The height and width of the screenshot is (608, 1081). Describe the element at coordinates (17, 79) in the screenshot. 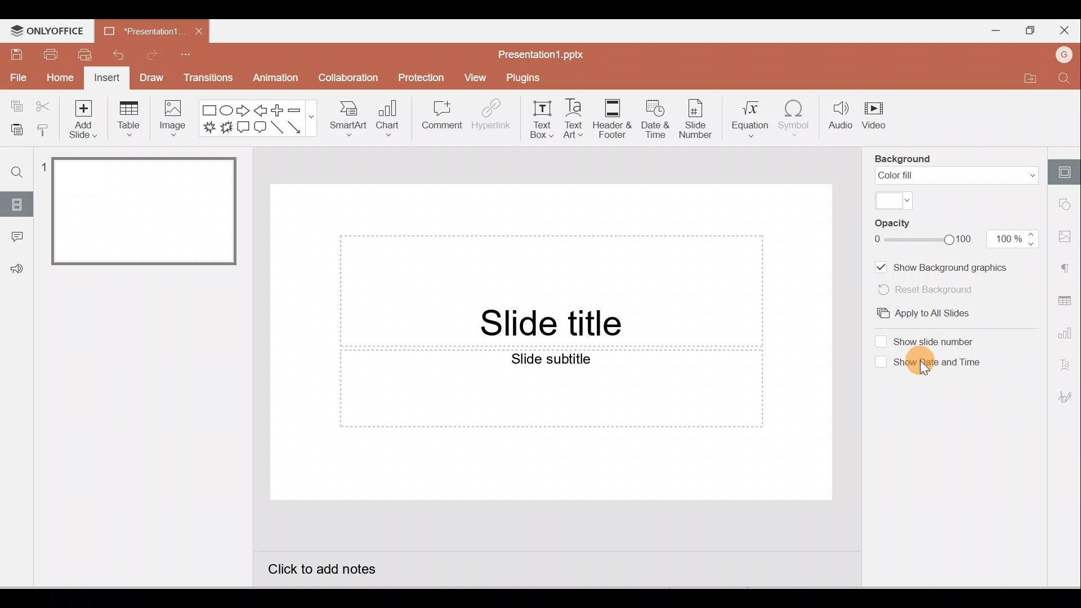

I see `File` at that location.